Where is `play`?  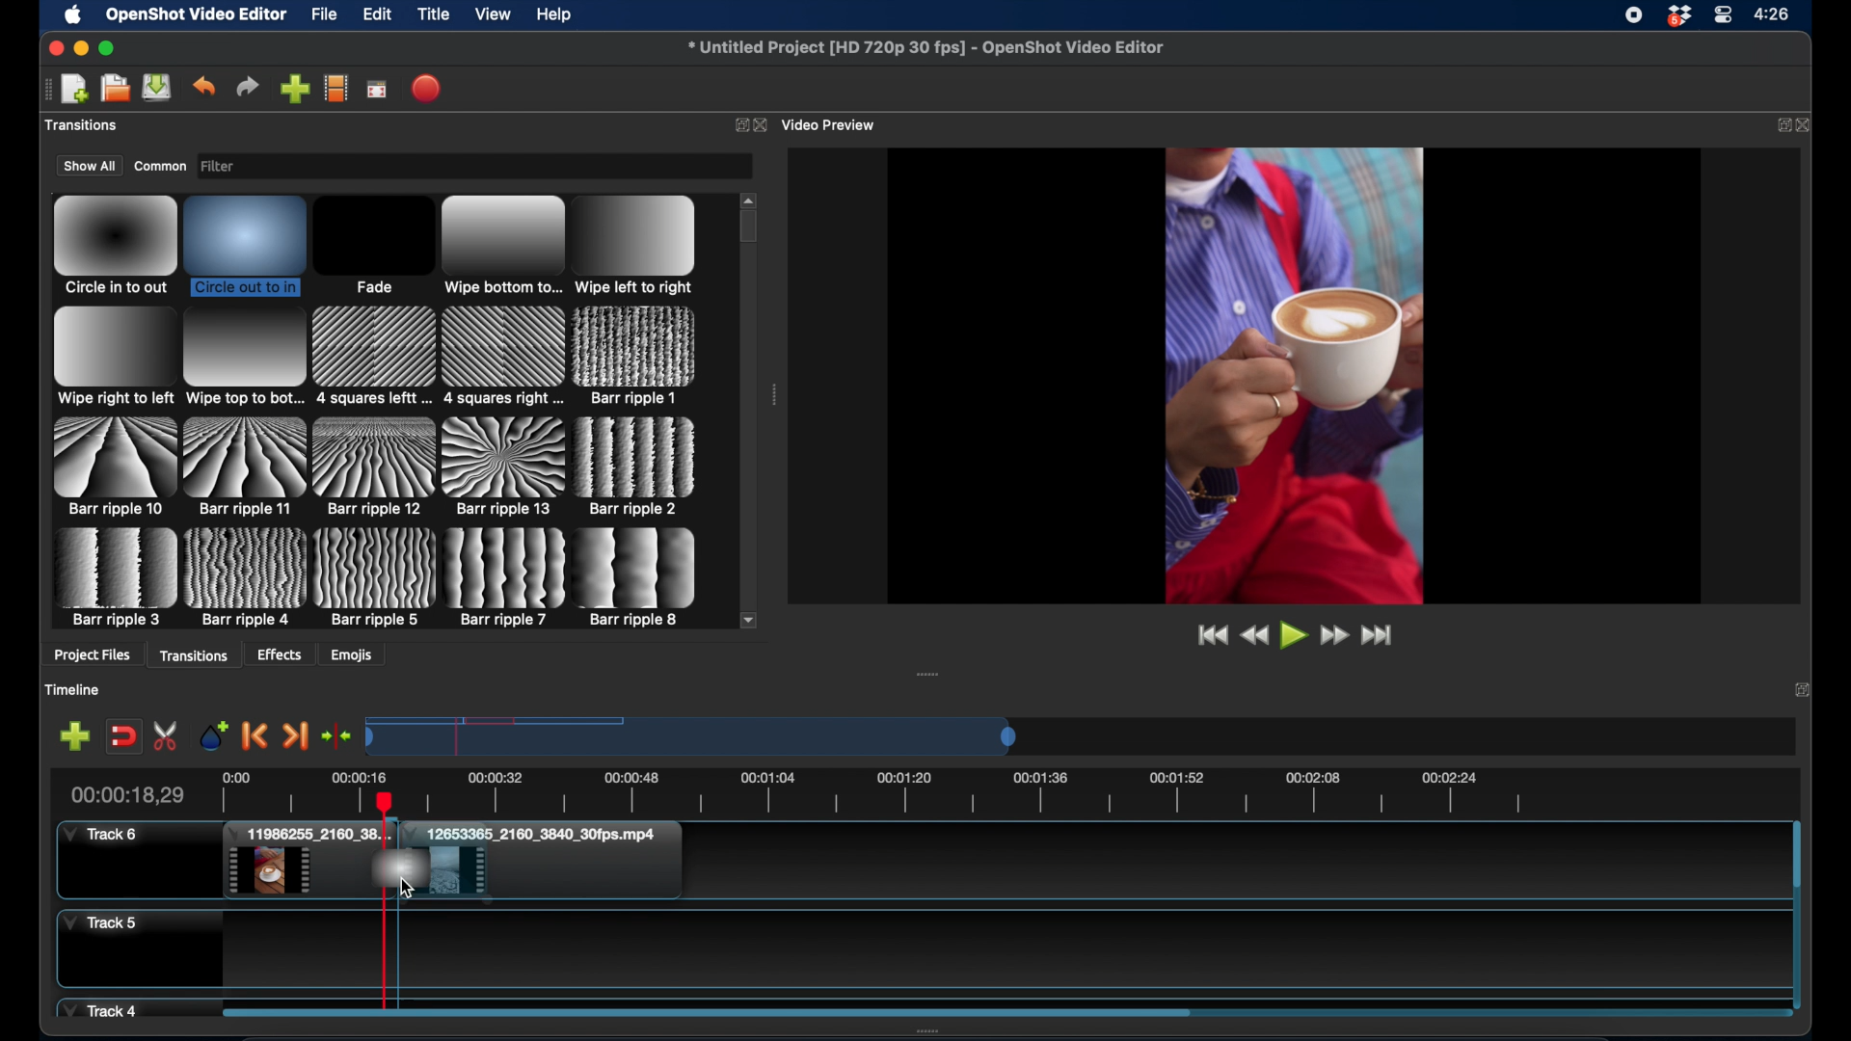 play is located at coordinates (1293, 637).